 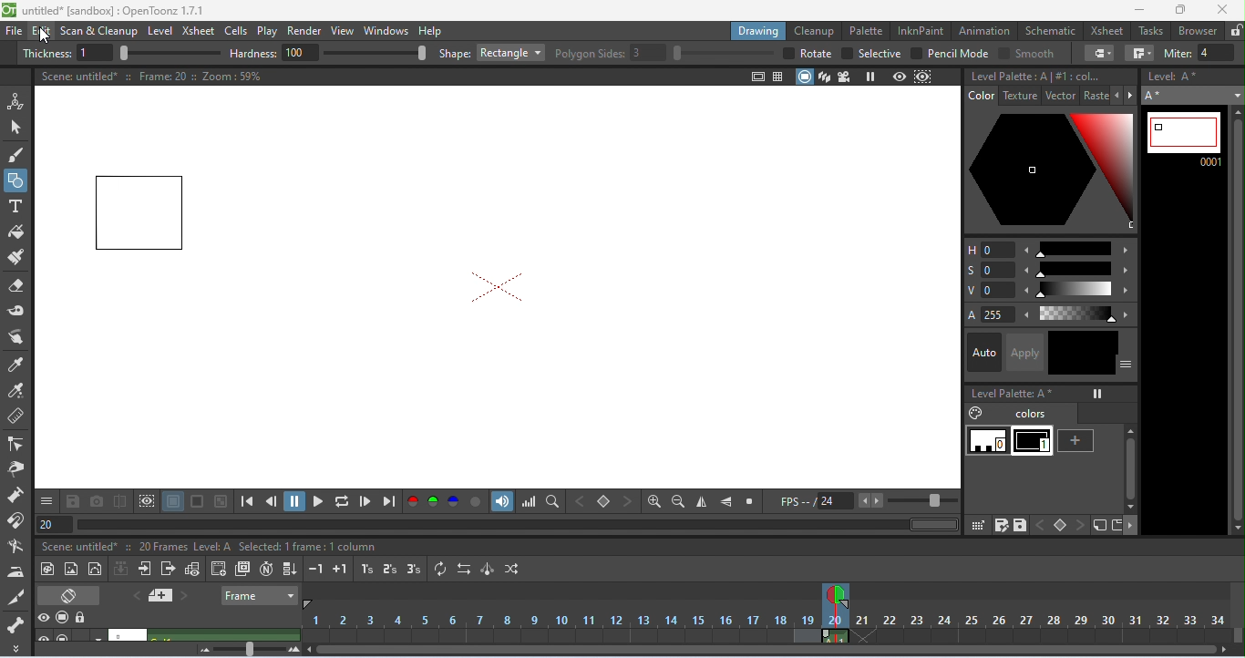 What do you see at coordinates (1030, 353) in the screenshot?
I see `apply` at bounding box center [1030, 353].